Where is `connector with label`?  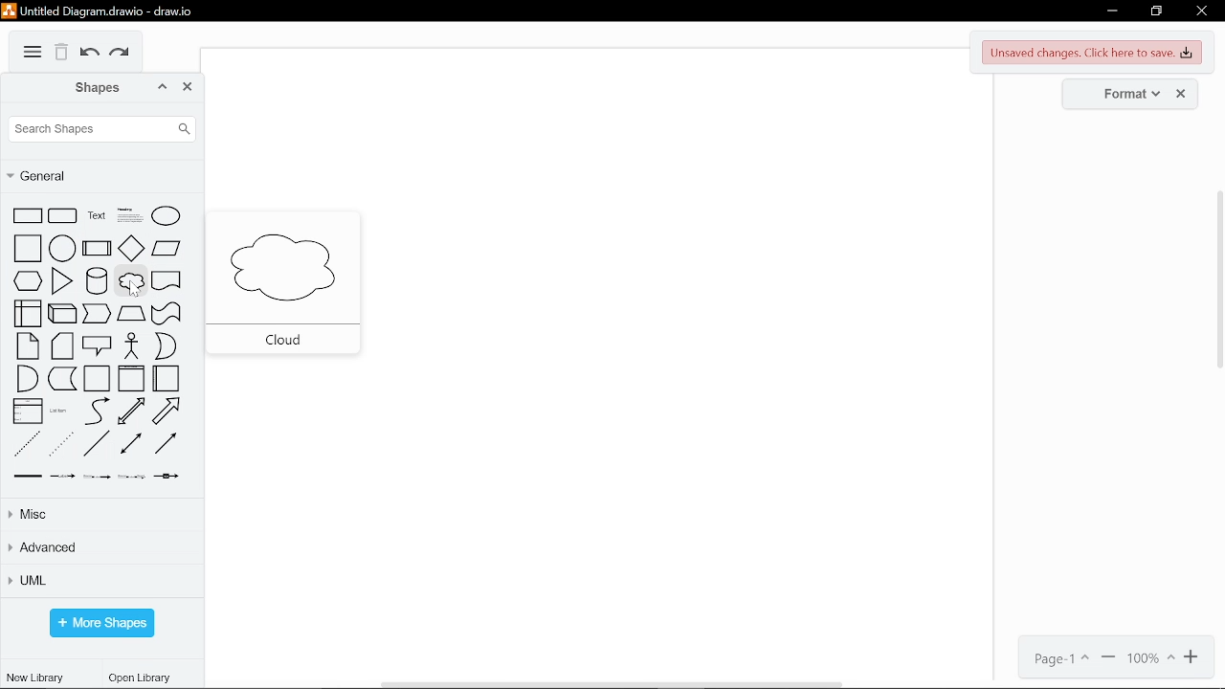 connector with label is located at coordinates (63, 476).